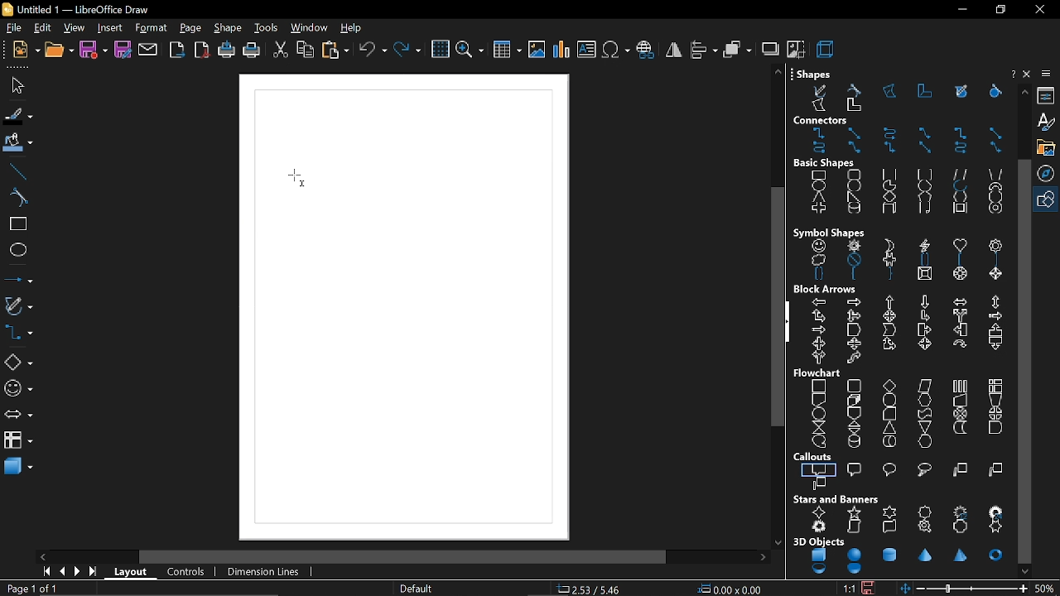 This screenshot has height=596, width=1060. I want to click on 4 way arrow callout, so click(923, 344).